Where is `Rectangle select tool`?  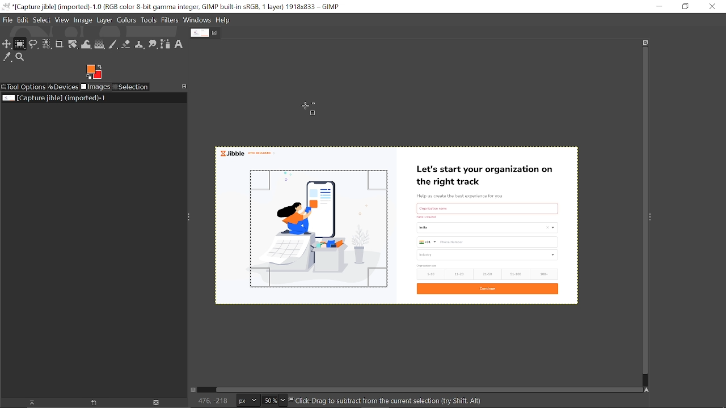 Rectangle select tool is located at coordinates (20, 45).